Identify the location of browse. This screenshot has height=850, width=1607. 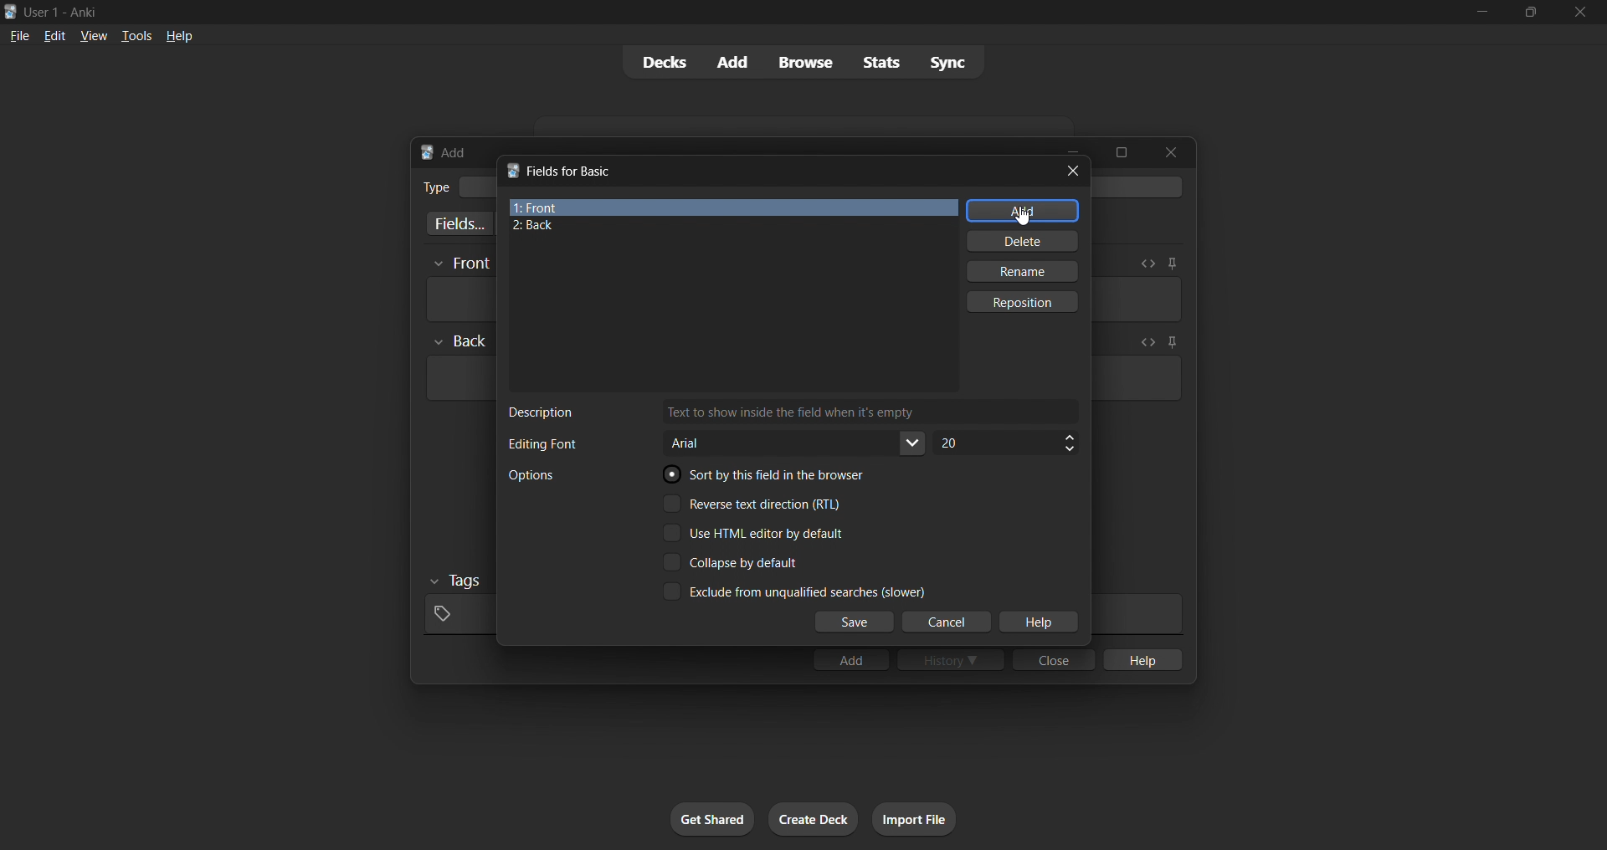
(805, 62).